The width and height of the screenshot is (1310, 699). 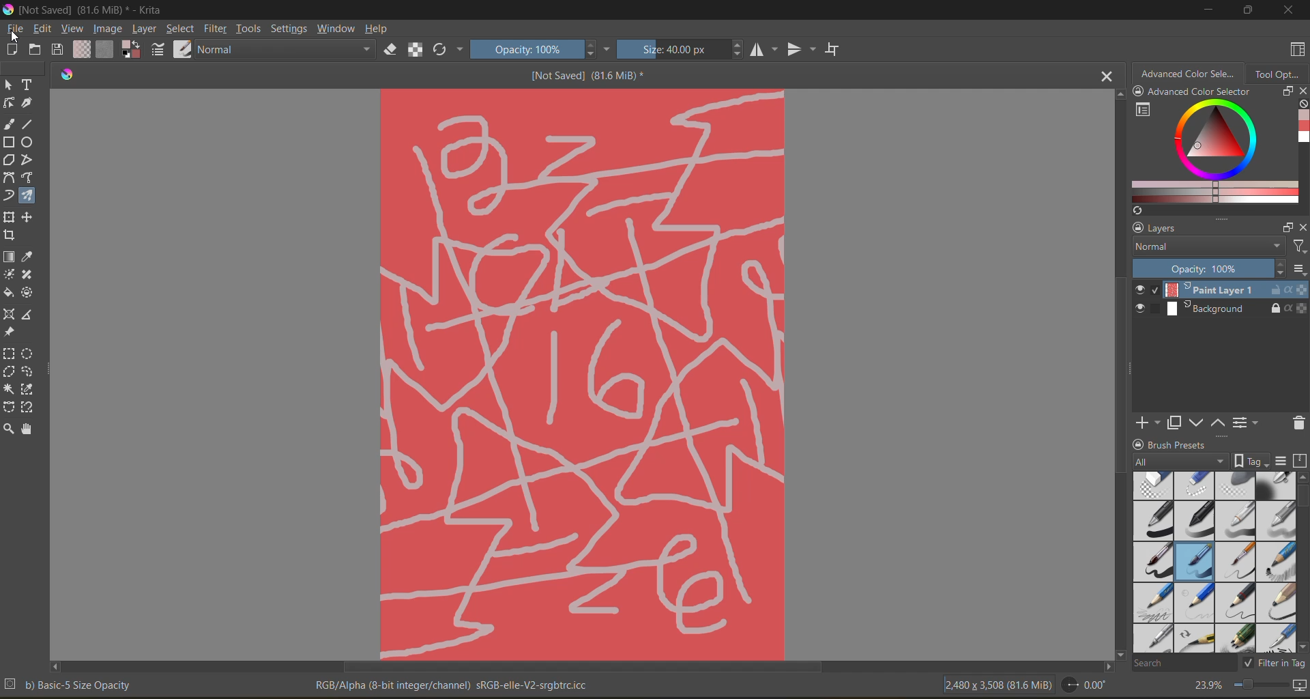 I want to click on close tab, so click(x=1108, y=75).